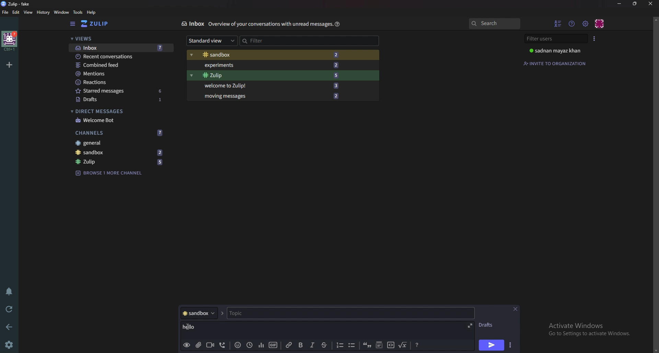  What do you see at coordinates (5, 12) in the screenshot?
I see `File` at bounding box center [5, 12].